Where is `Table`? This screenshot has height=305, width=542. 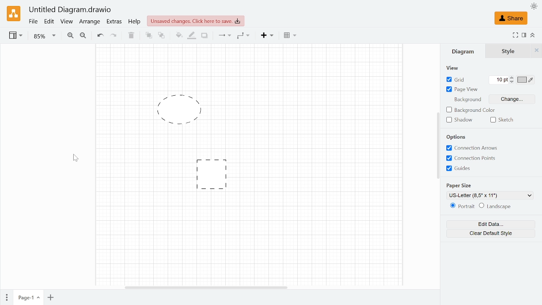 Table is located at coordinates (290, 36).